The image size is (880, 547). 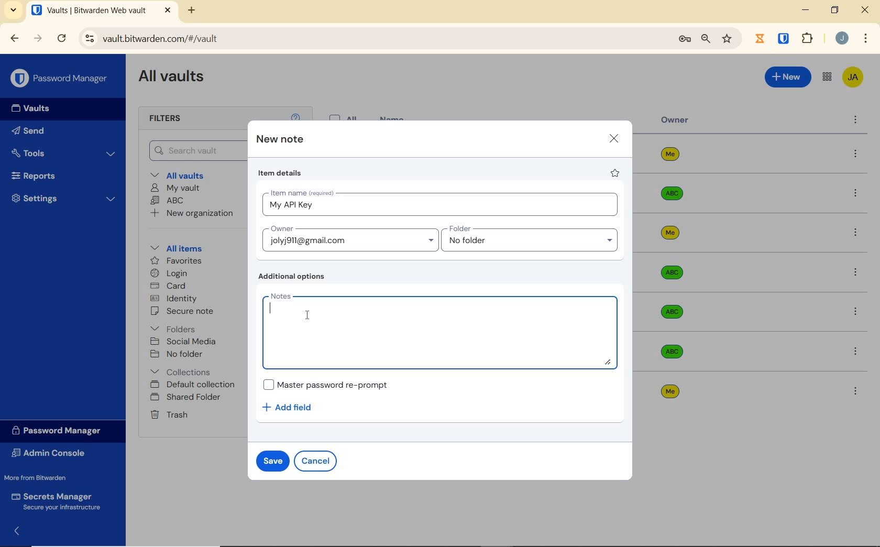 I want to click on Trash, so click(x=171, y=415).